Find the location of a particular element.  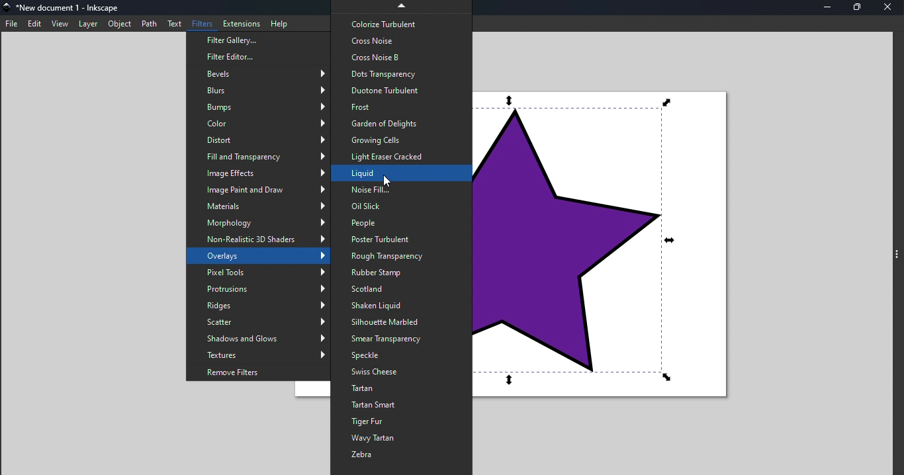

Filters is located at coordinates (201, 23).